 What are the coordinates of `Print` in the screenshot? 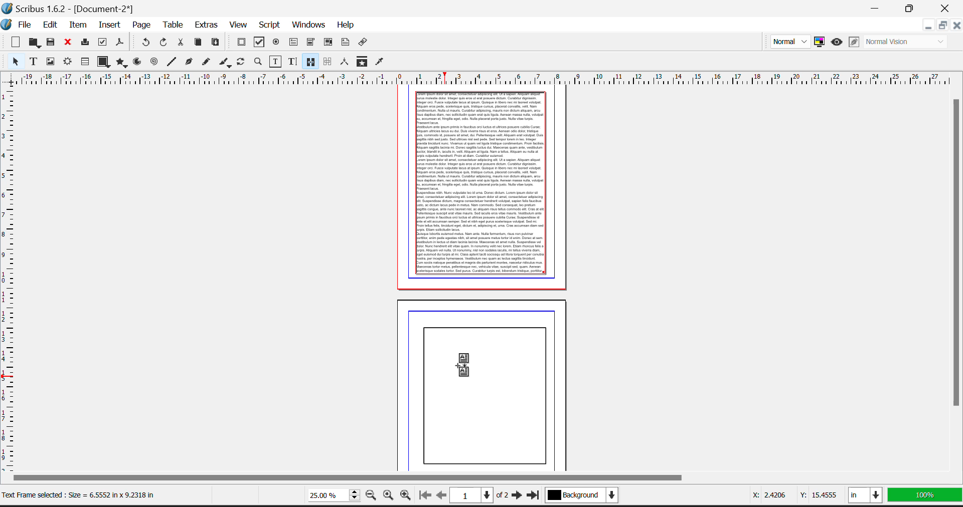 It's located at (85, 44).